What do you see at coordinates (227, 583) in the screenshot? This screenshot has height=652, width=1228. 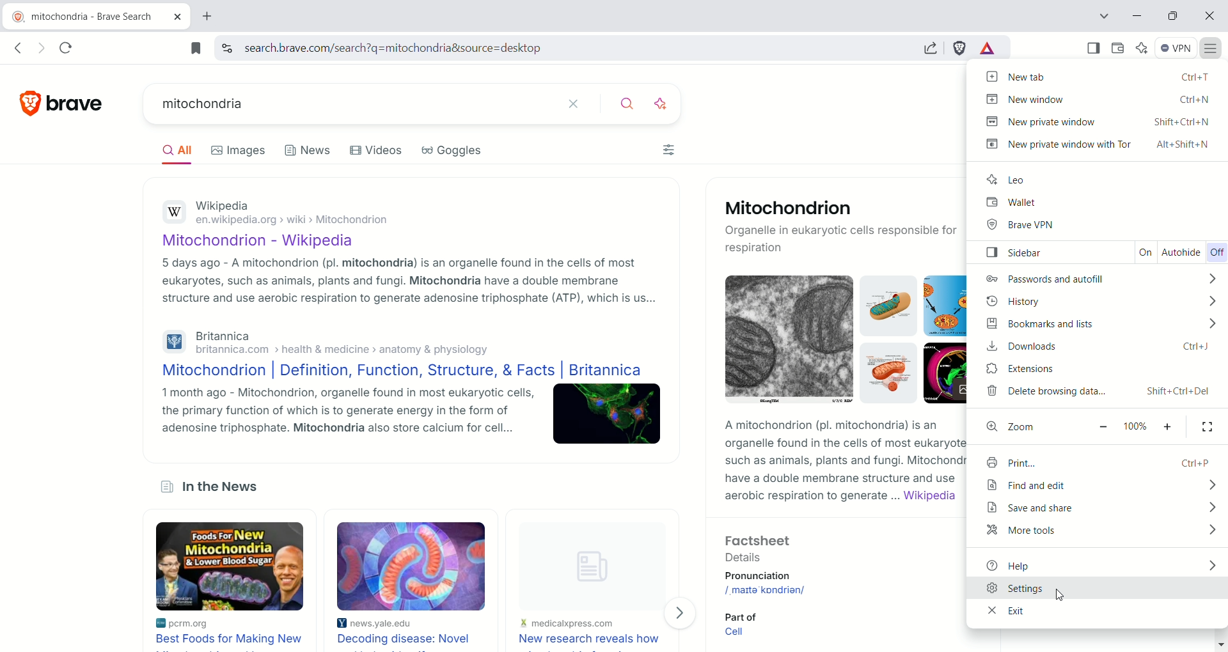 I see `best foods for making new` at bounding box center [227, 583].